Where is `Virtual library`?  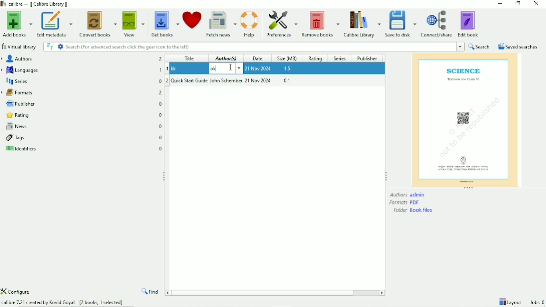 Virtual library is located at coordinates (19, 47).